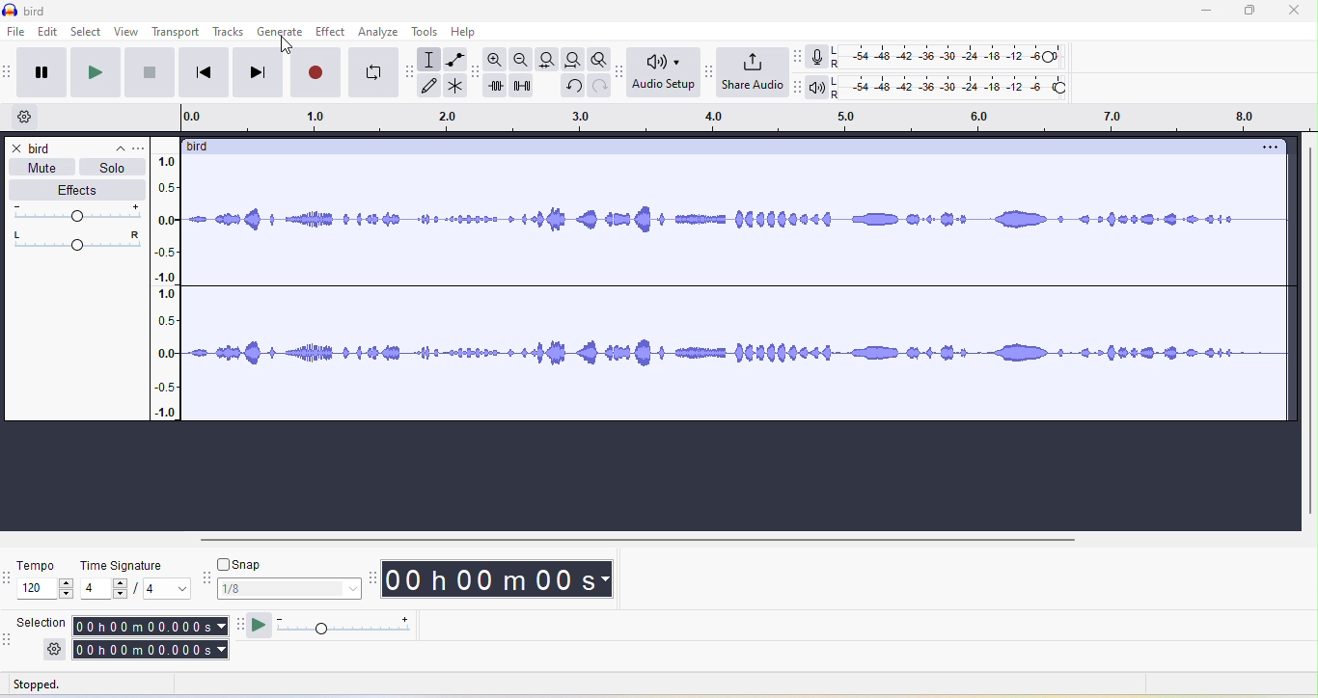 Image resolution: width=1318 pixels, height=698 pixels. Describe the element at coordinates (75, 241) in the screenshot. I see `pan:  center` at that location.